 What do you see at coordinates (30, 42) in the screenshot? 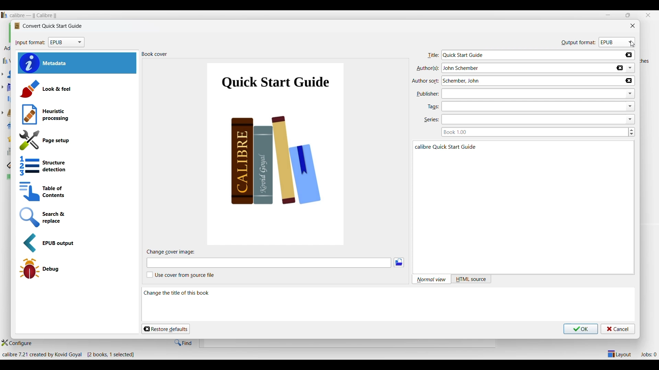
I see `input format` at bounding box center [30, 42].